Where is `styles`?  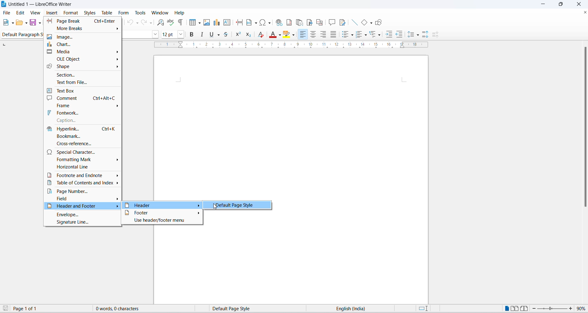 styles is located at coordinates (89, 12).